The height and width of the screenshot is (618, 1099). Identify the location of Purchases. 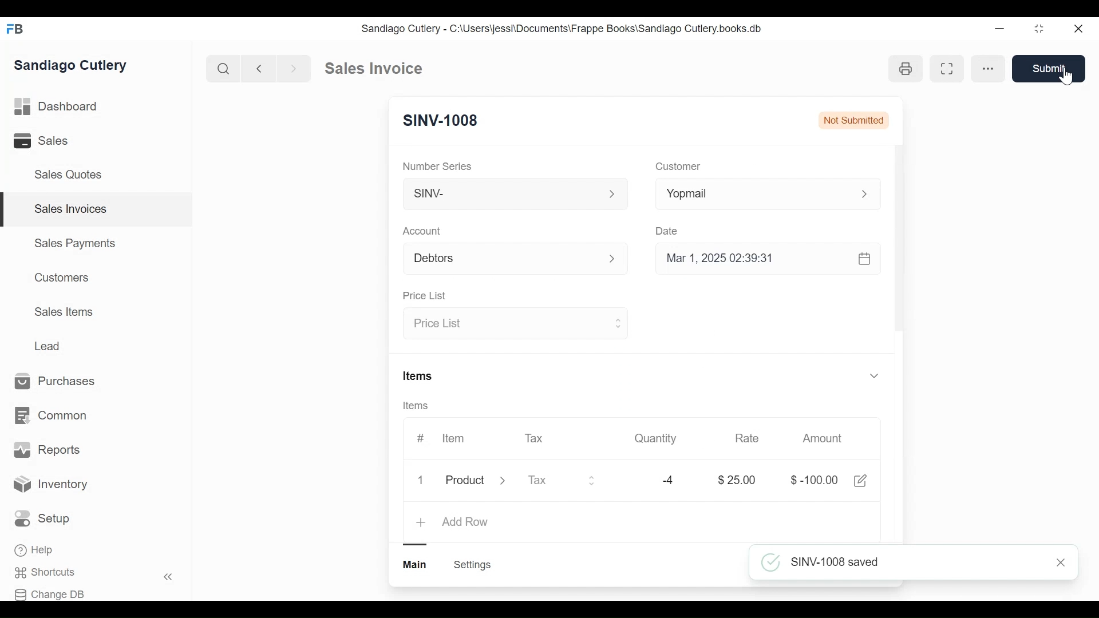
(55, 381).